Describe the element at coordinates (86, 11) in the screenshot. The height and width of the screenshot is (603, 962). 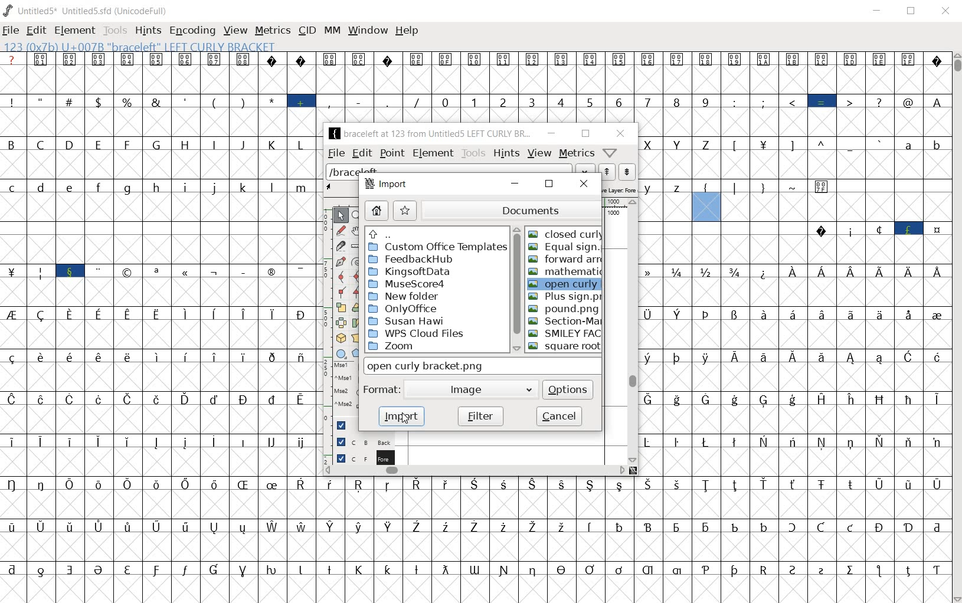
I see `UNTITLED5* uNTITLED5.SFD (UnicodeFull)` at that location.